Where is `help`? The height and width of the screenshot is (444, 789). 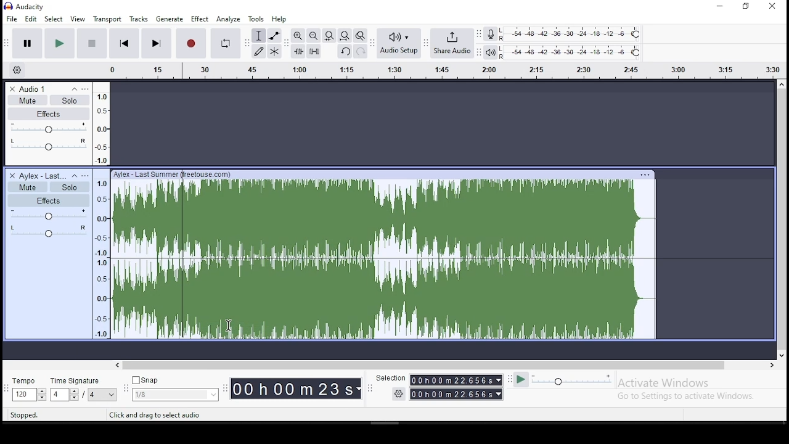 help is located at coordinates (279, 19).